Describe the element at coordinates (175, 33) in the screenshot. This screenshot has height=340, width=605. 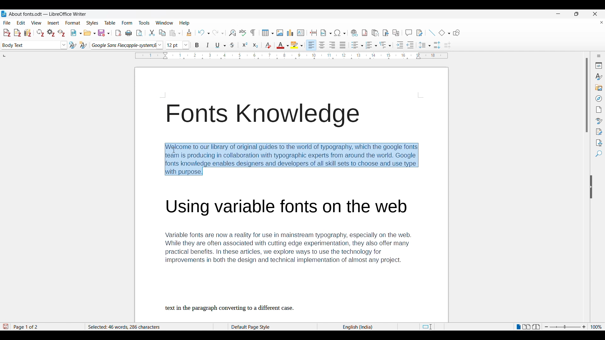
I see `Paste` at that location.